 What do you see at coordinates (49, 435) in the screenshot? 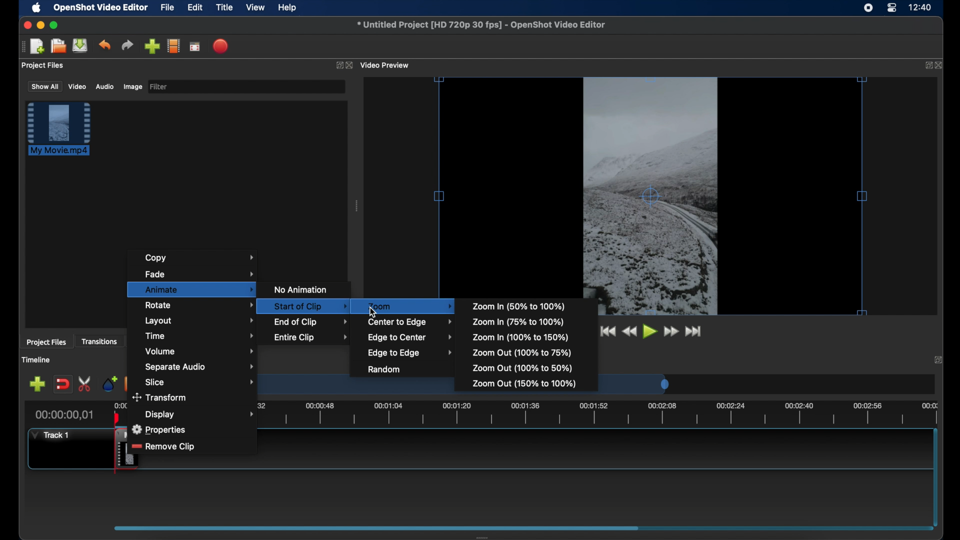
I see `track 1` at bounding box center [49, 435].